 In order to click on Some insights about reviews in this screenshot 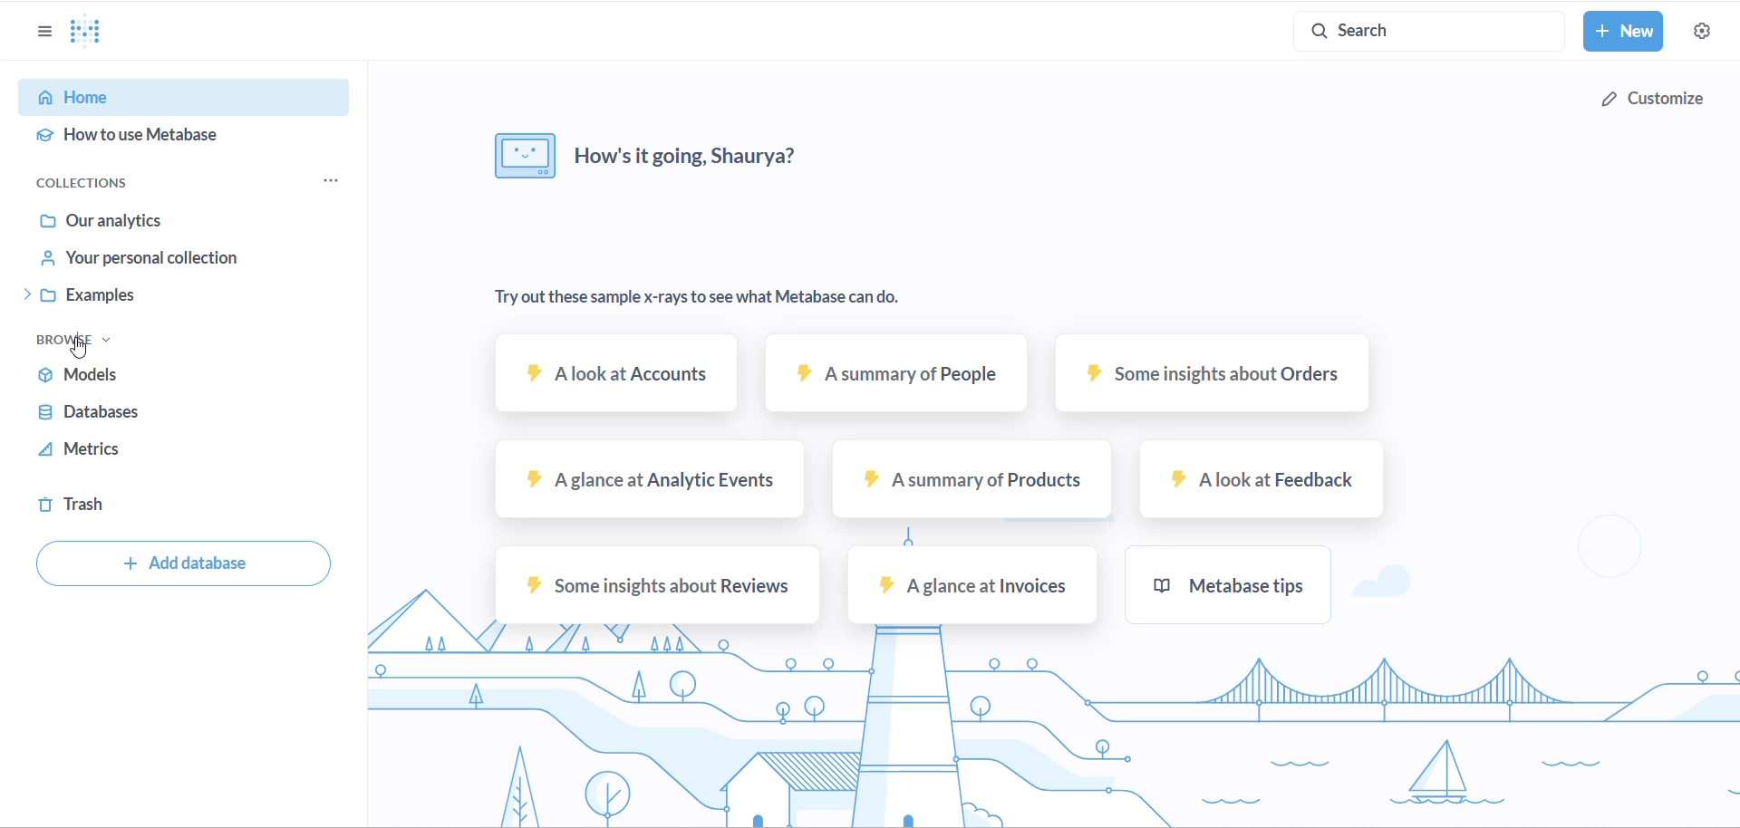, I will do `click(656, 592)`.